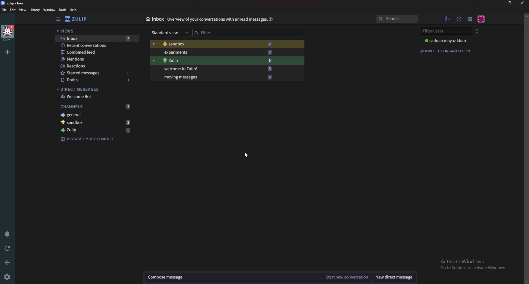 The height and width of the screenshot is (284, 529). Describe the element at coordinates (393, 277) in the screenshot. I see `New direct message` at that location.